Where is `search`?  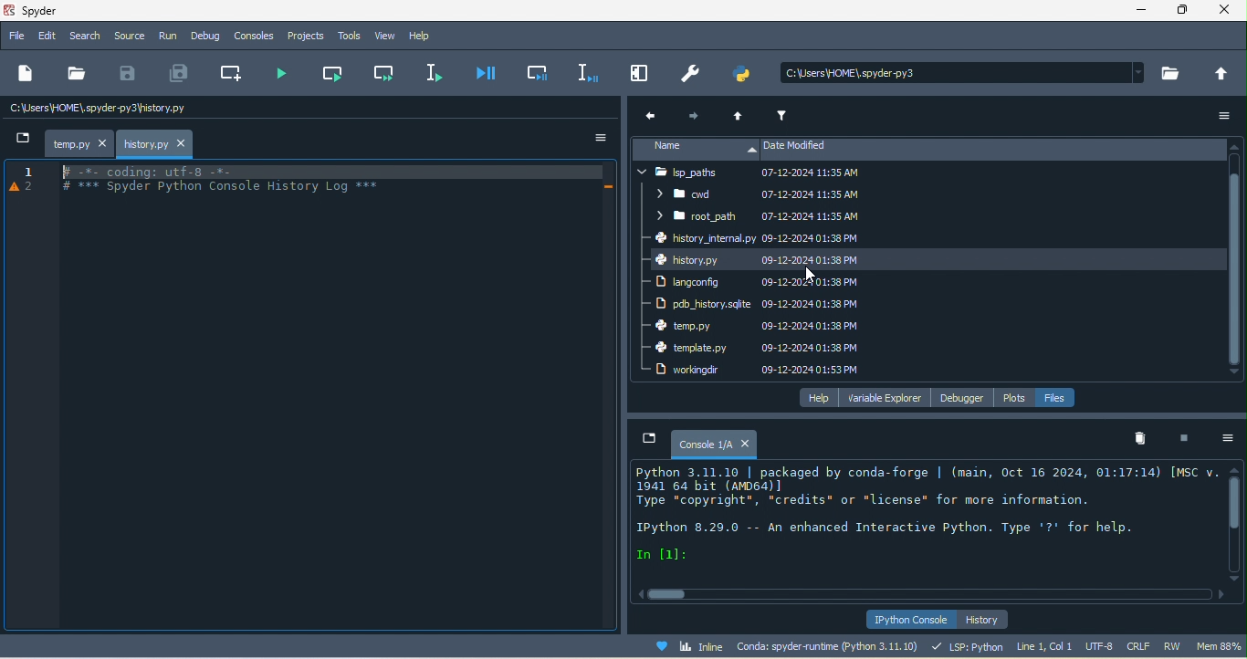 search is located at coordinates (84, 35).